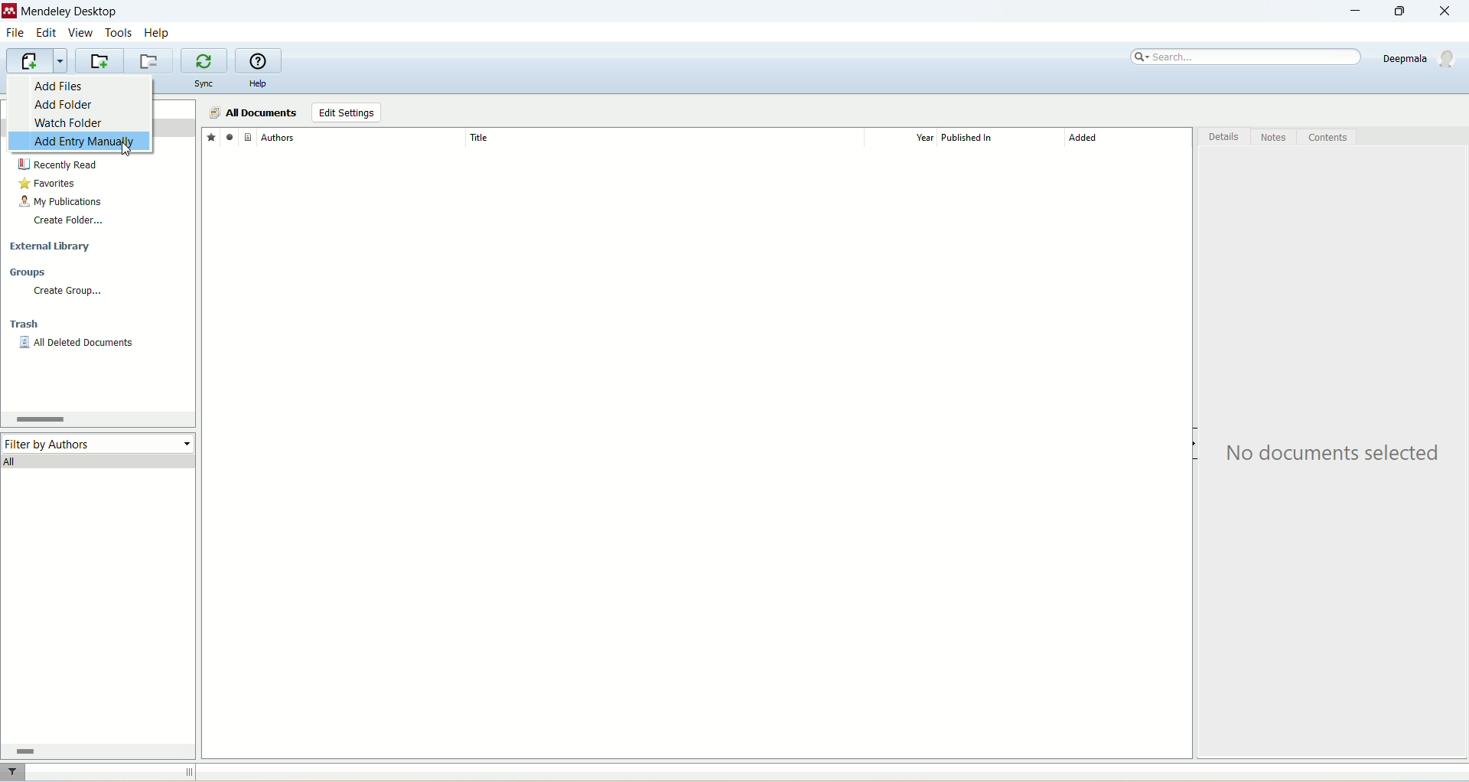  Describe the element at coordinates (15, 772) in the screenshot. I see `filter` at that location.